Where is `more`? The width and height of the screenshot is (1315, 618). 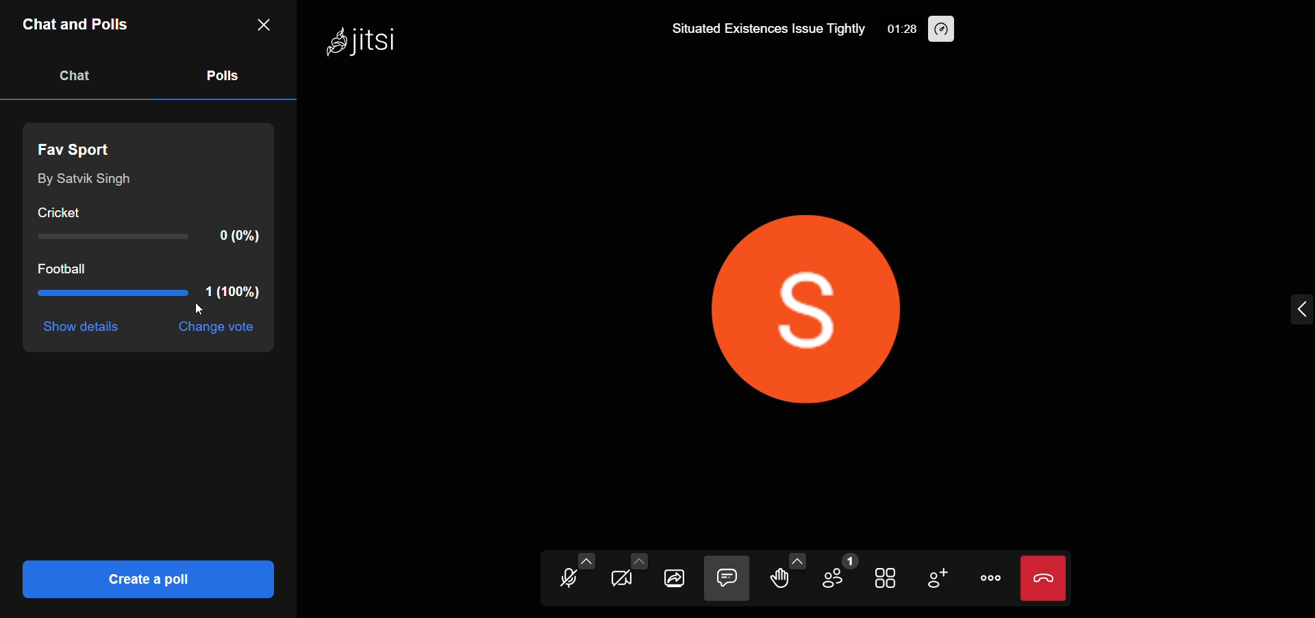
more is located at coordinates (990, 578).